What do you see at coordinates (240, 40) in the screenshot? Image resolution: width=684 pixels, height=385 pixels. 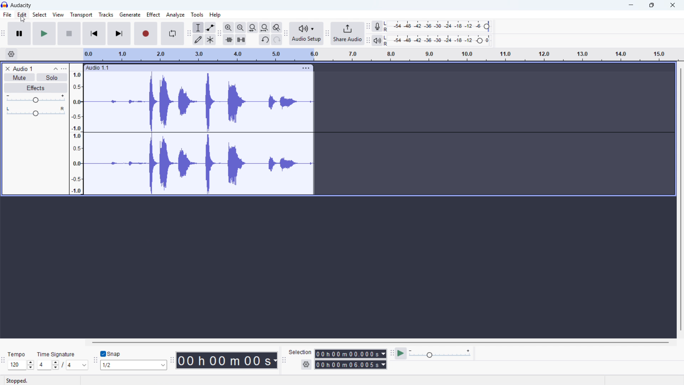 I see `silence audio selection` at bounding box center [240, 40].